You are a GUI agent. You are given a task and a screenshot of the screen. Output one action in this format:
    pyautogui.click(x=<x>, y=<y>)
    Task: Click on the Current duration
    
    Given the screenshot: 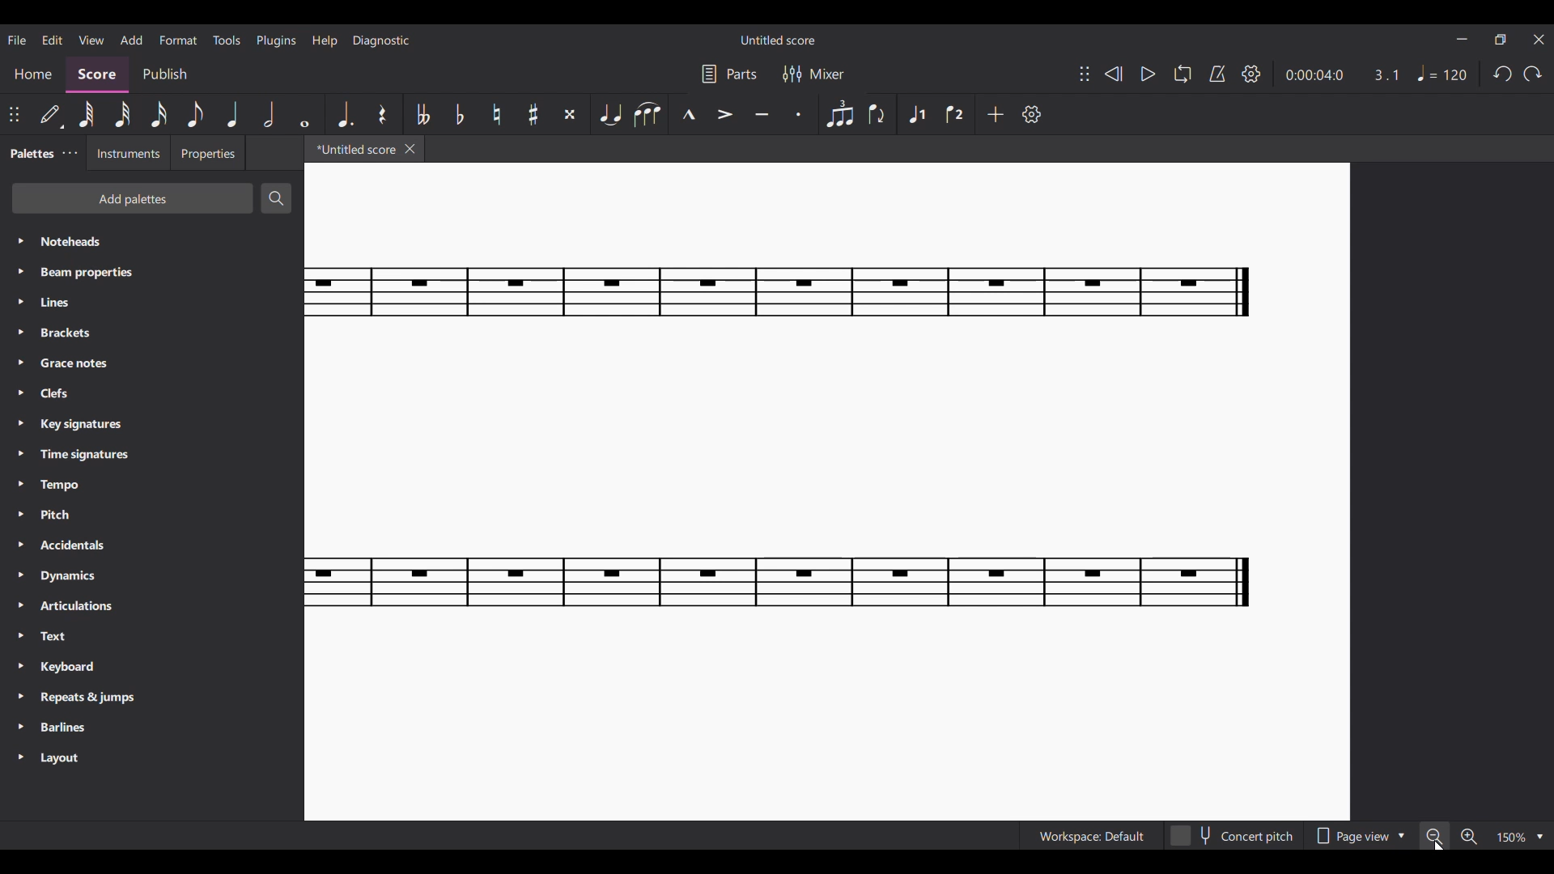 What is the action you would take?
    pyautogui.click(x=1313, y=74)
    